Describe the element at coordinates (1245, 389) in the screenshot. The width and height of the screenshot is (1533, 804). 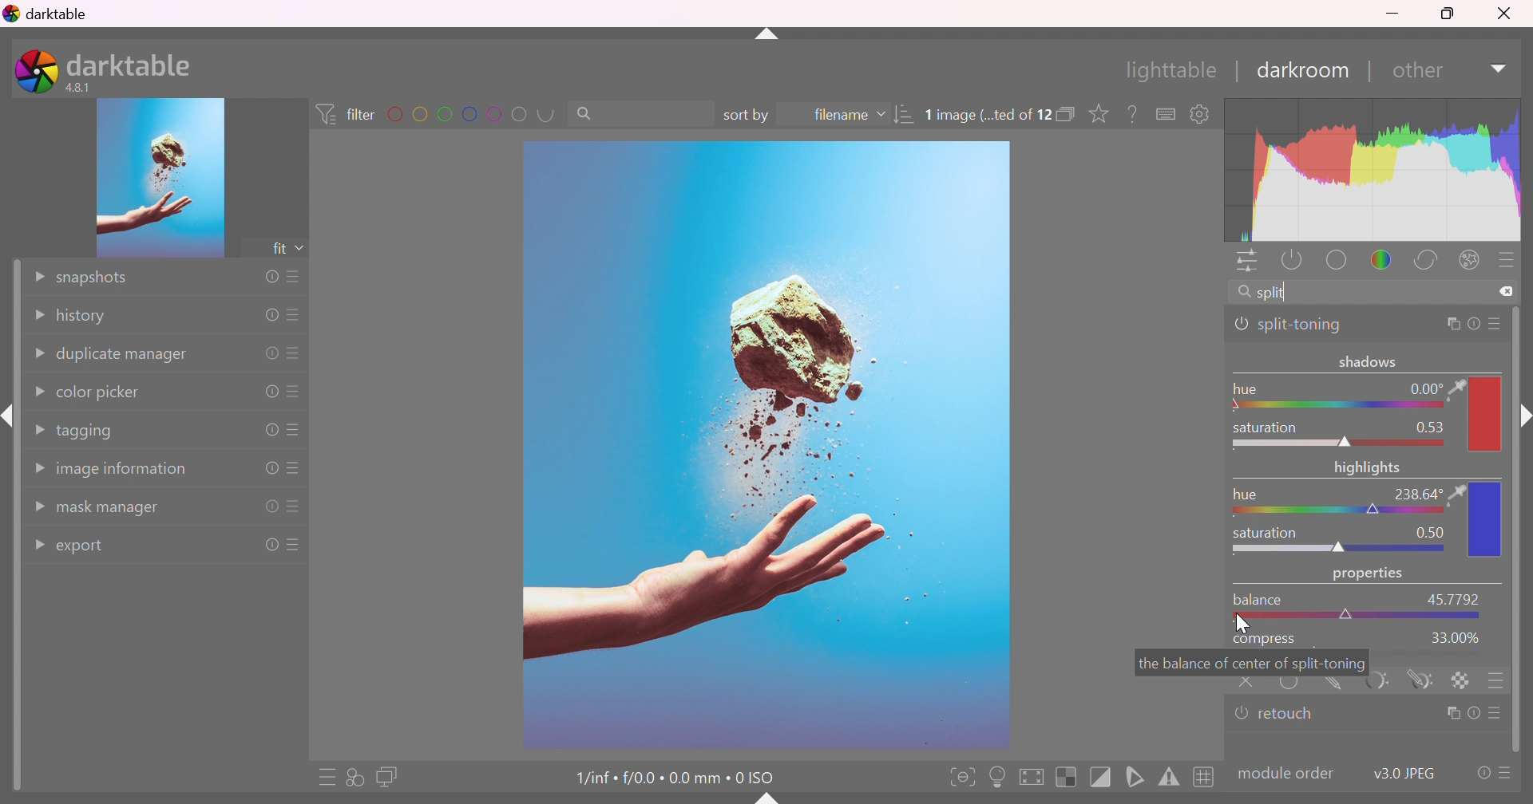
I see `hue` at that location.